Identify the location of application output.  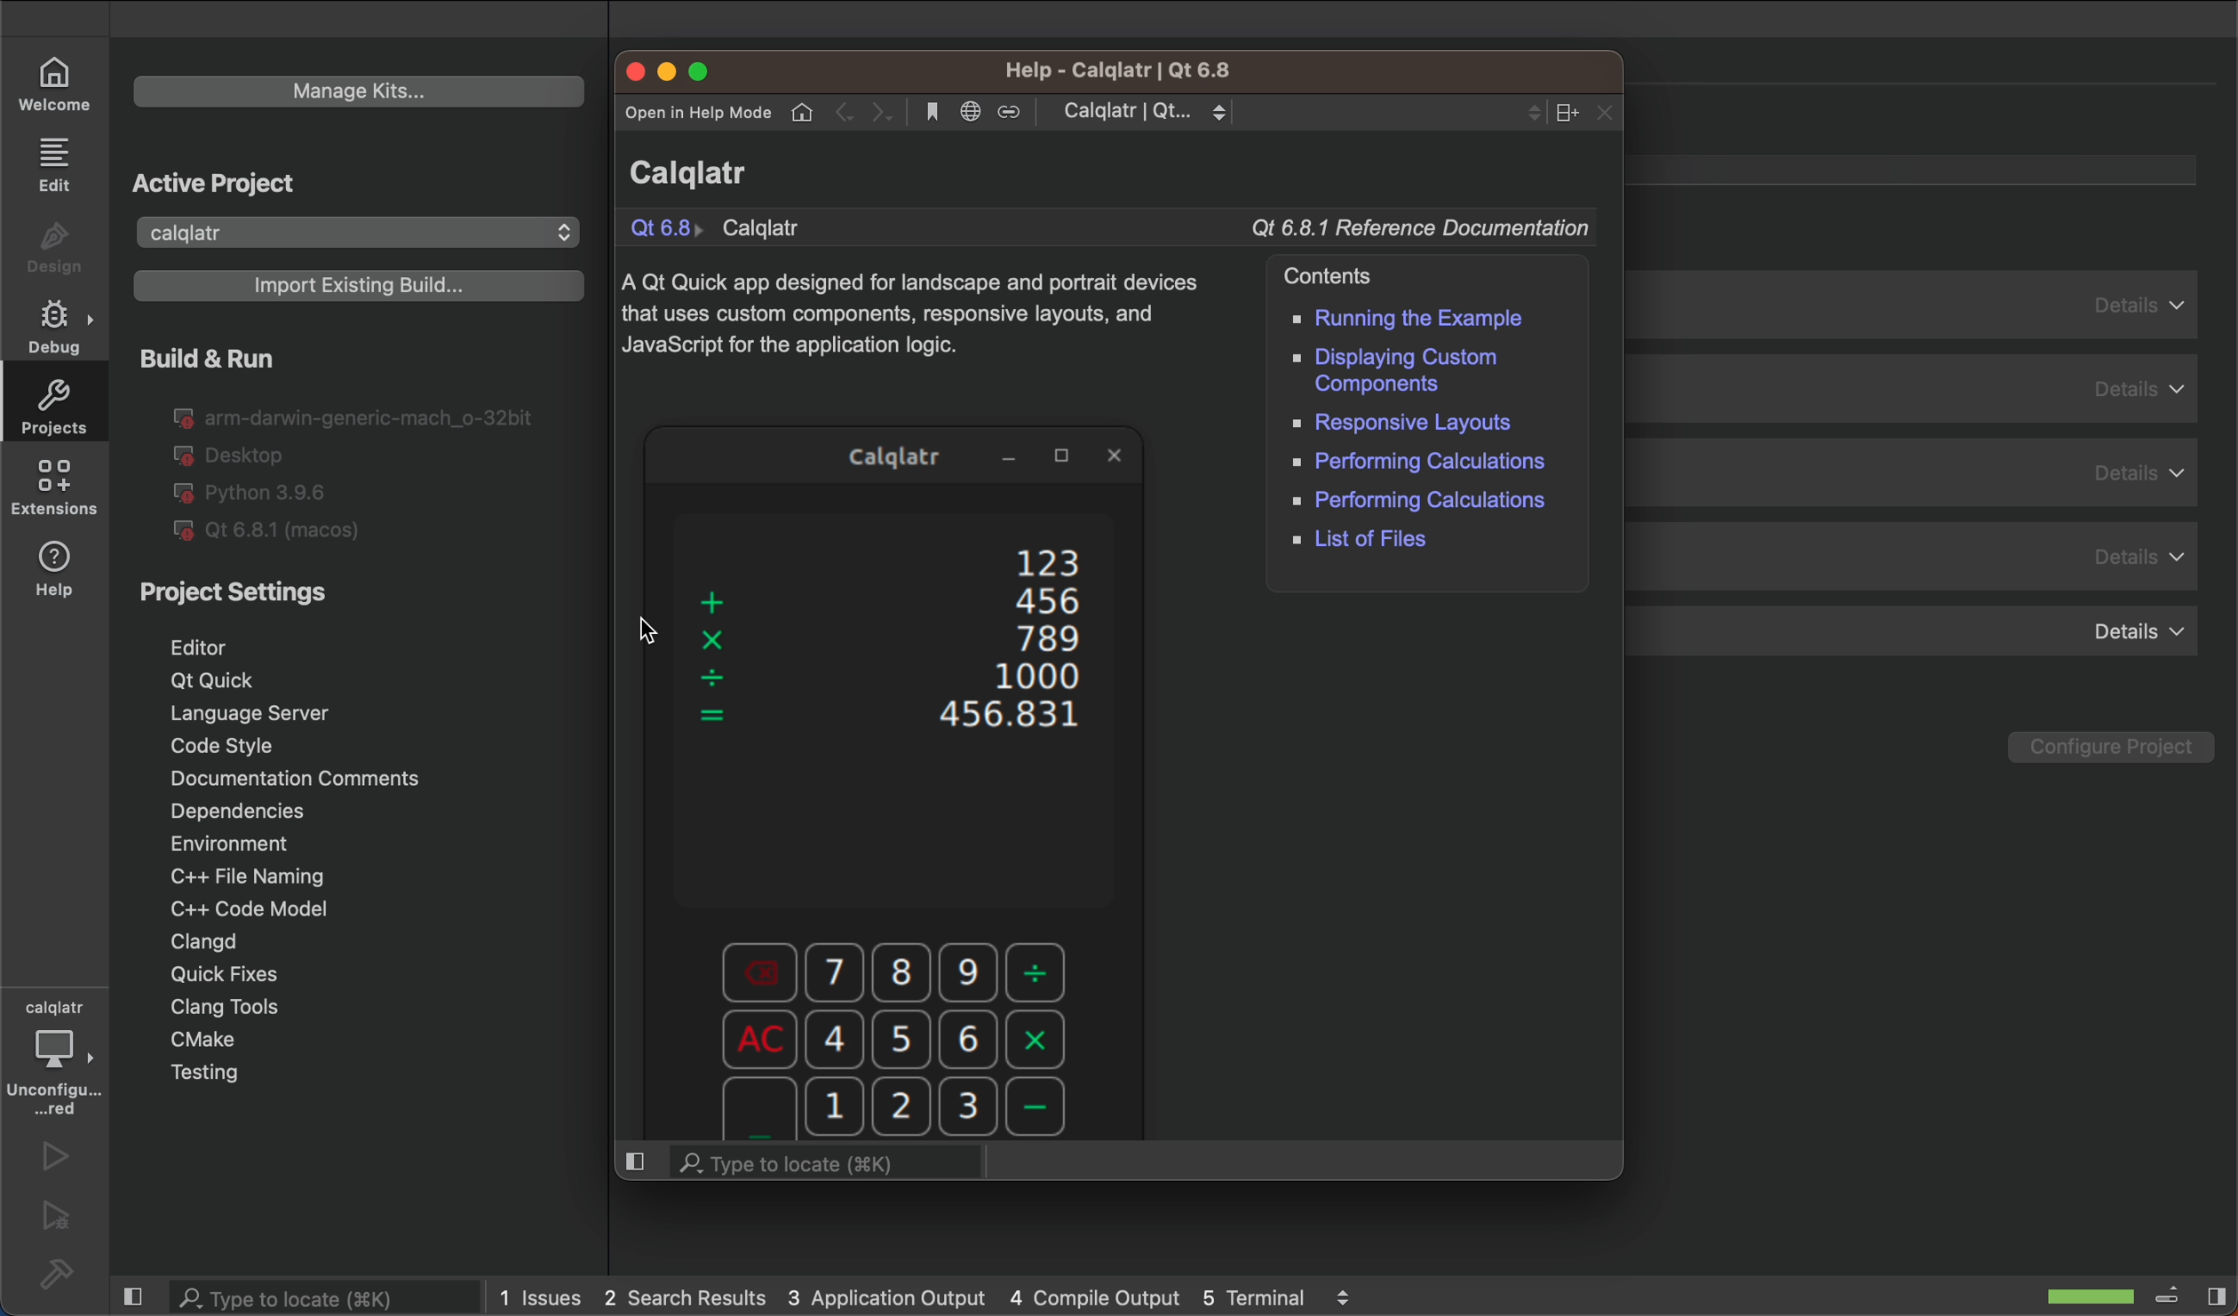
(890, 1297).